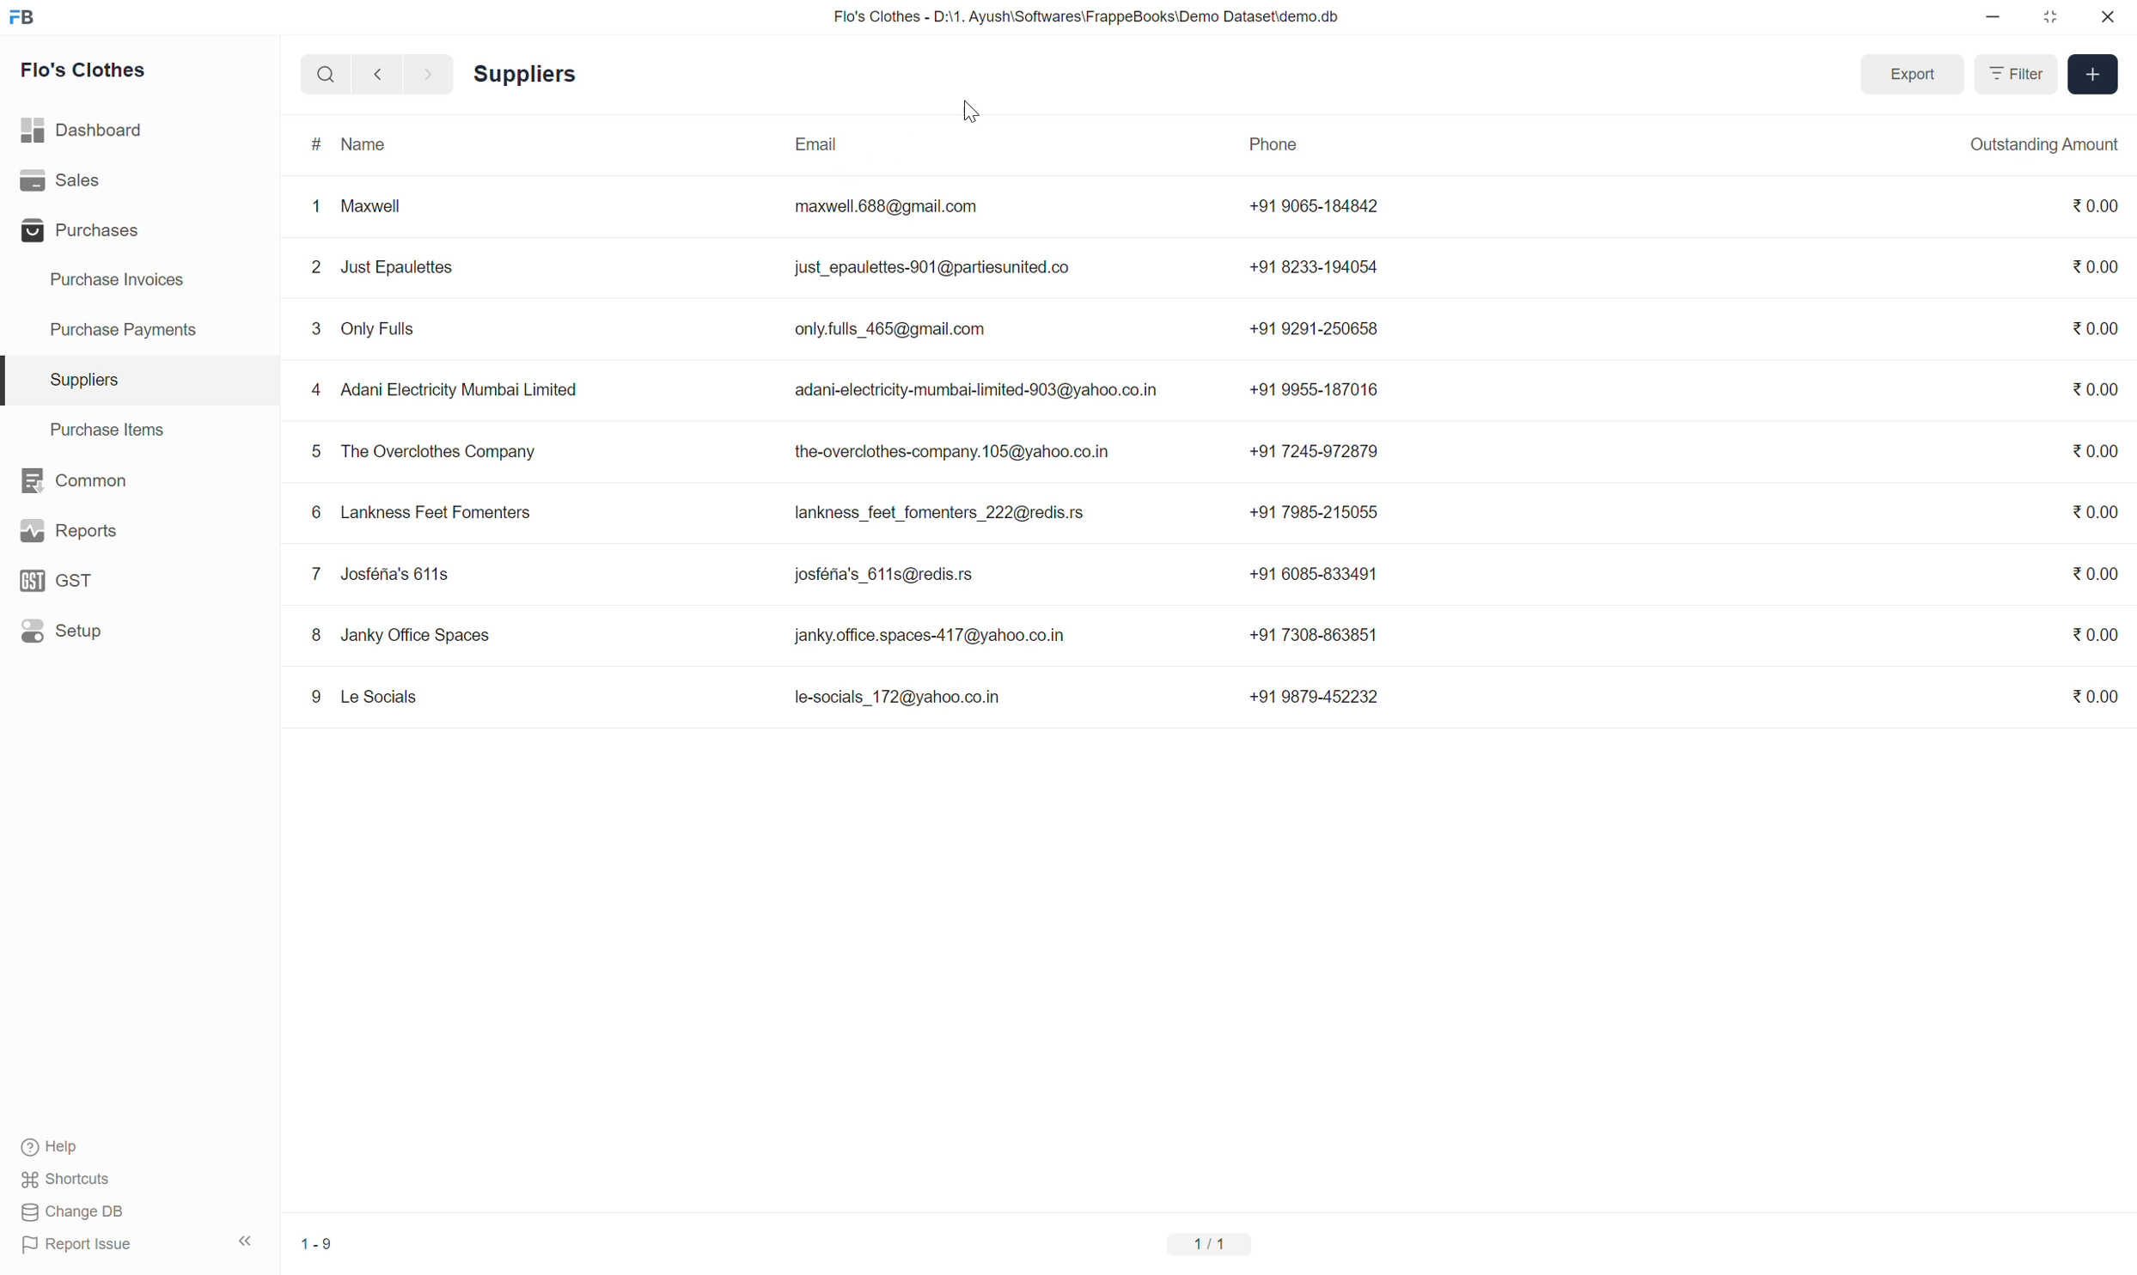 Image resolution: width=2137 pixels, height=1275 pixels. What do you see at coordinates (317, 268) in the screenshot?
I see `2` at bounding box center [317, 268].